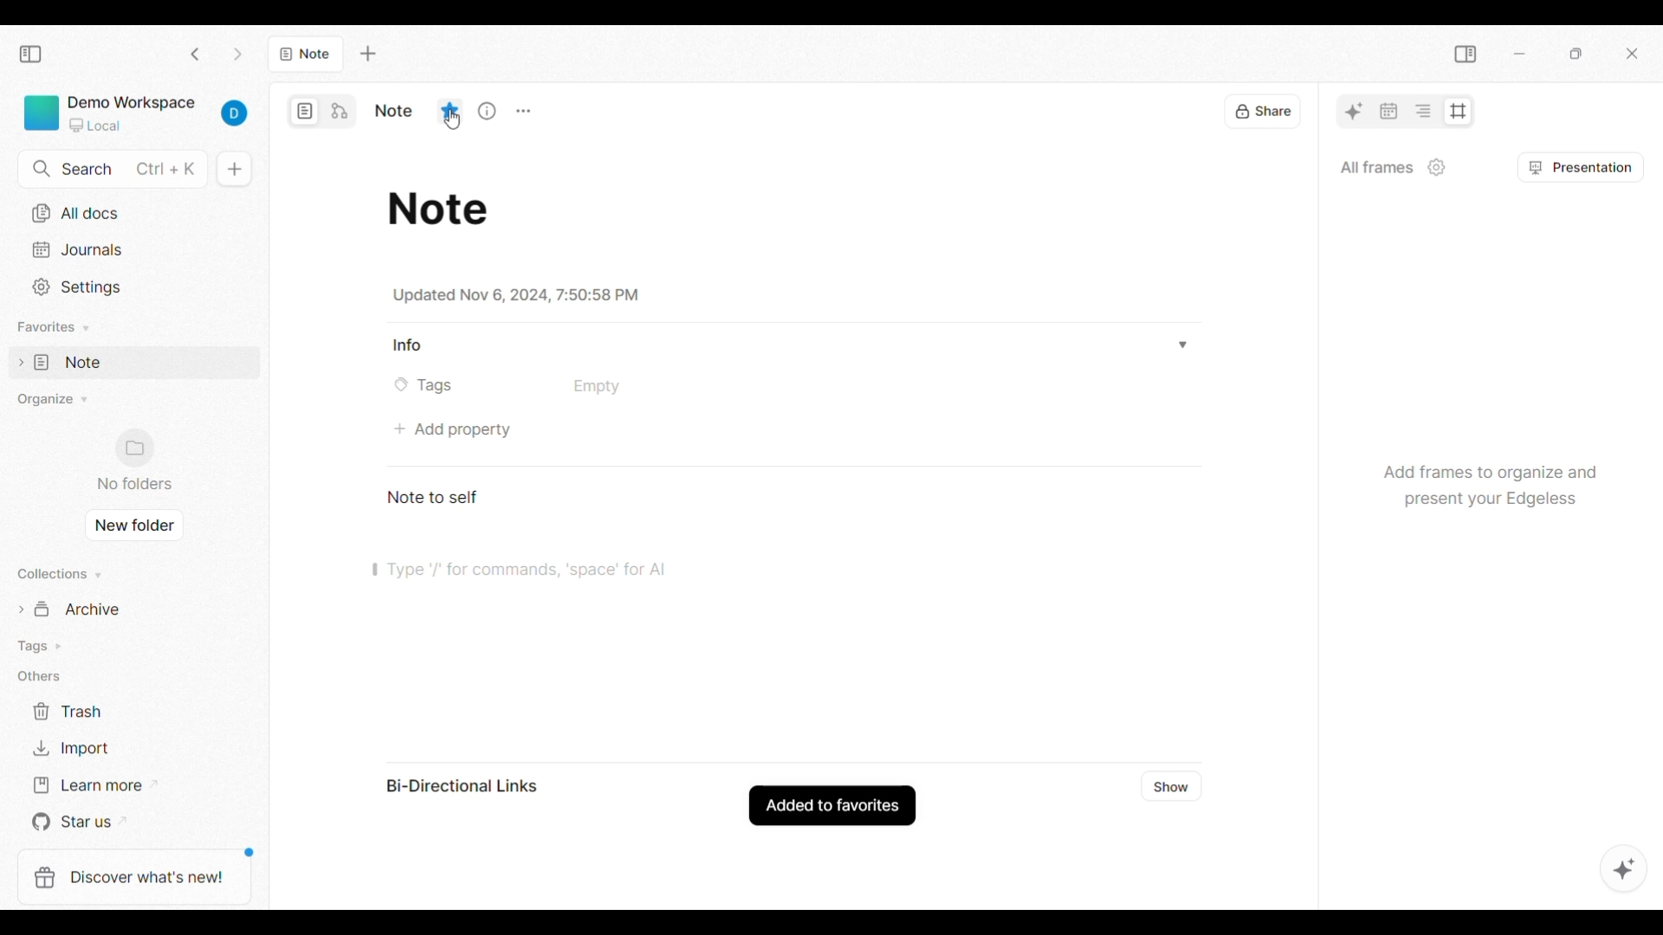 The height and width of the screenshot is (935, 1663). Describe the element at coordinates (137, 114) in the screenshot. I see `Demo Workspace Local` at that location.